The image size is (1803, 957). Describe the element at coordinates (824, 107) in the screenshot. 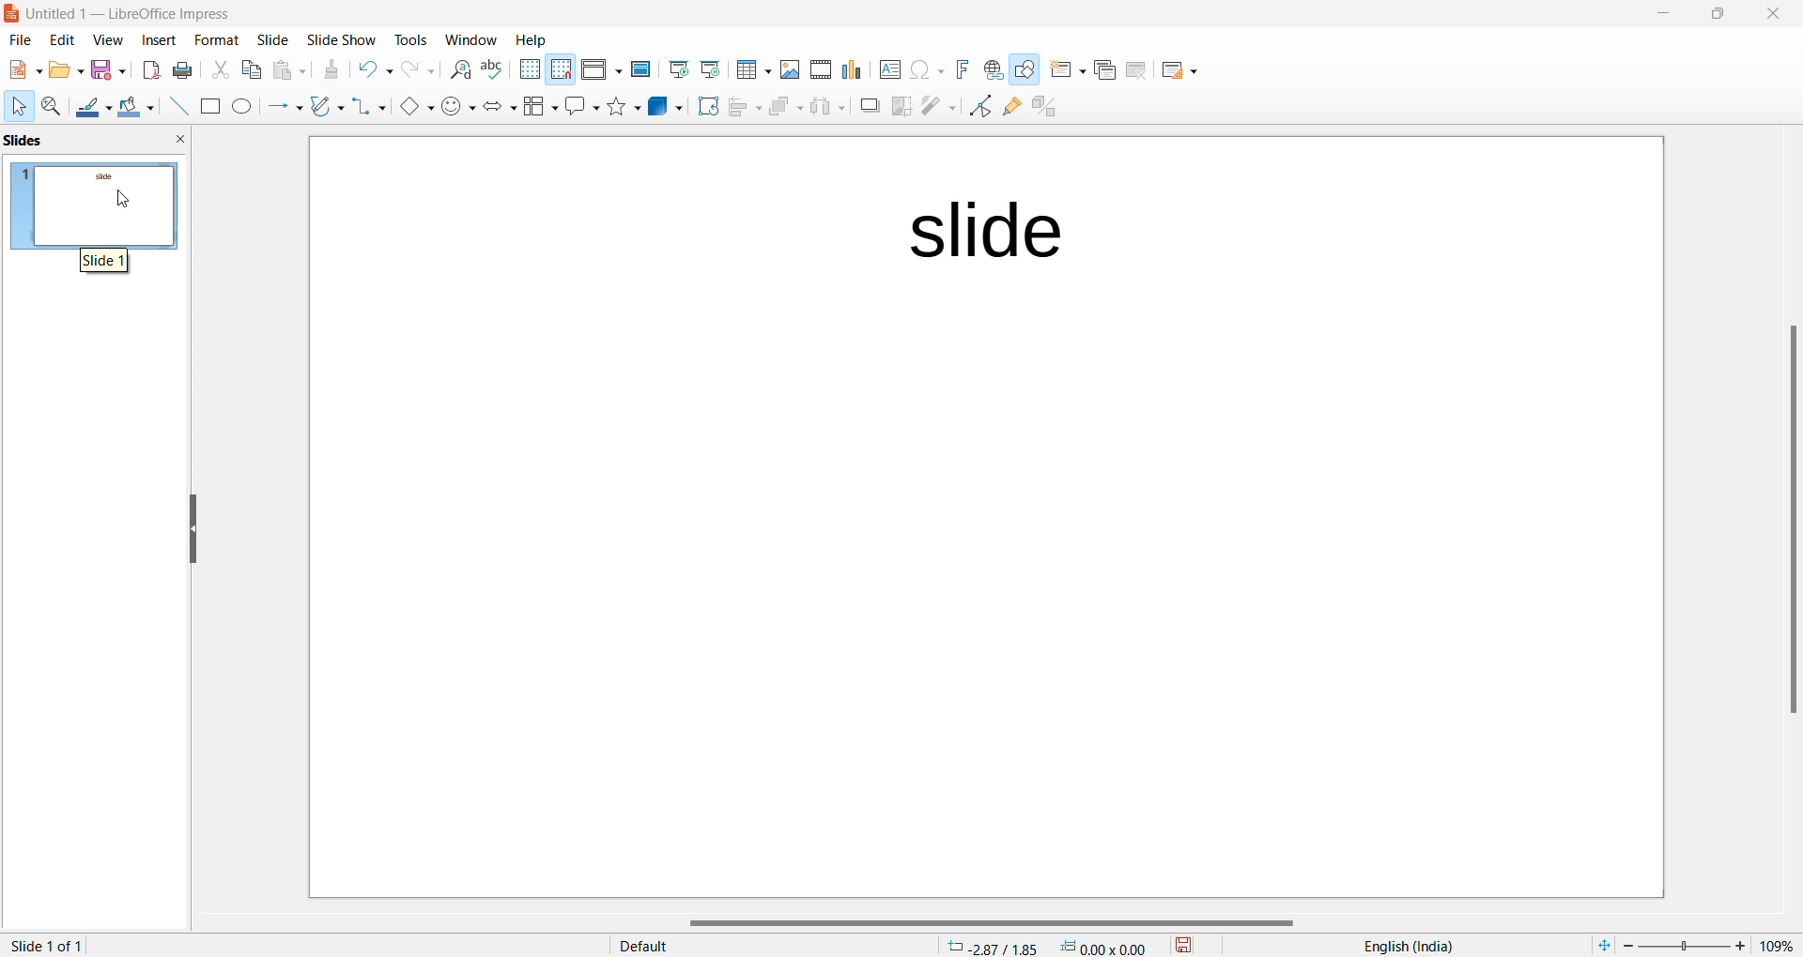

I see `Object distribution` at that location.